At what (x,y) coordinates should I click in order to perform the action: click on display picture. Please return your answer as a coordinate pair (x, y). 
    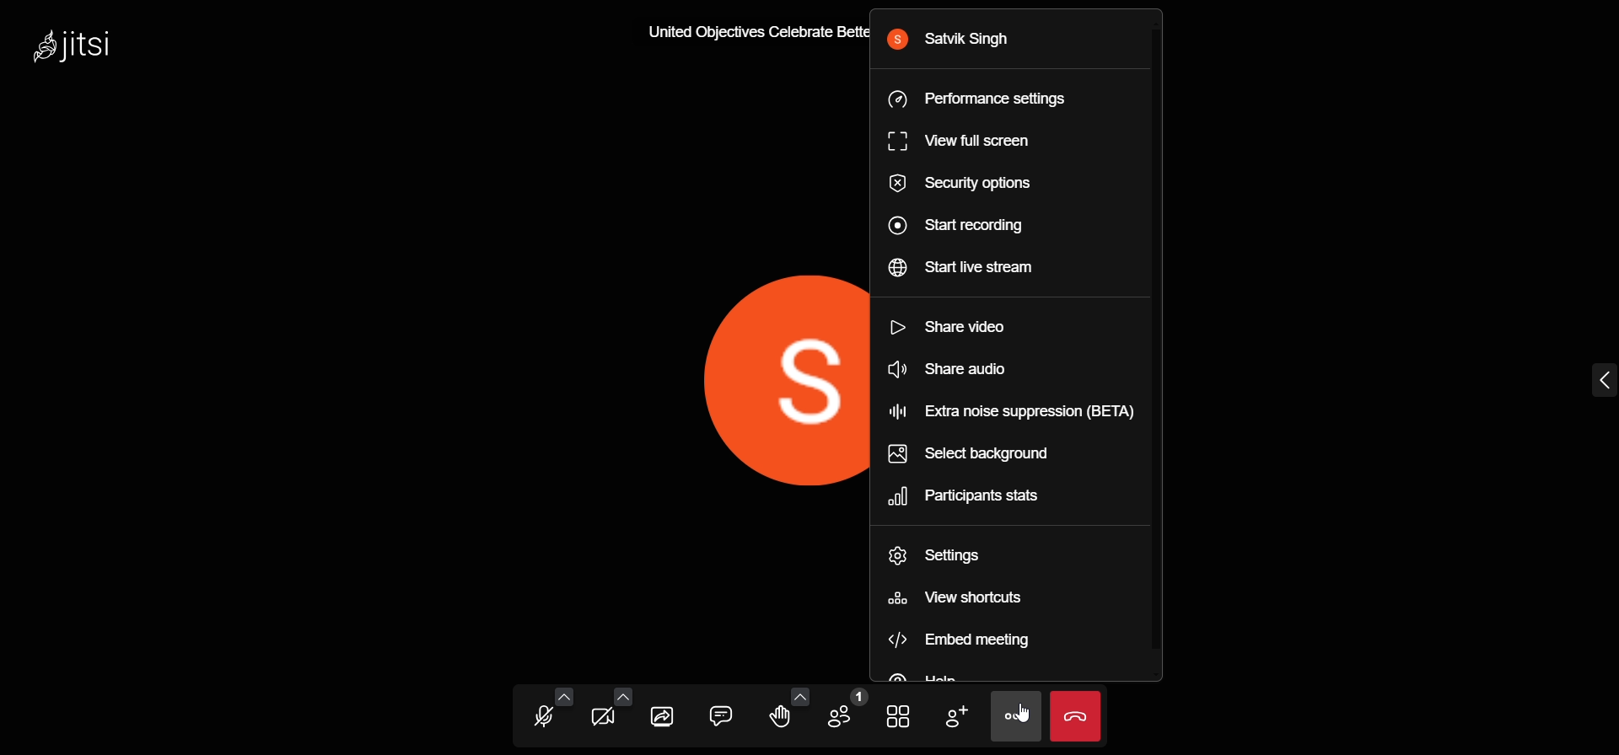
    Looking at the image, I should click on (763, 374).